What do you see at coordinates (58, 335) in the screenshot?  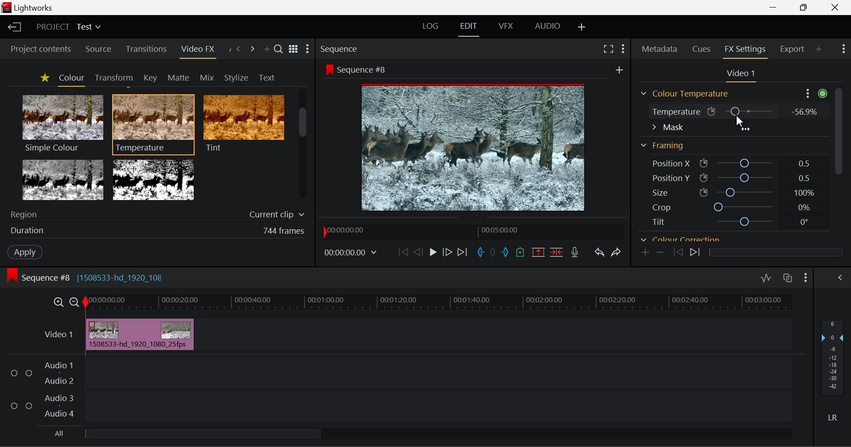 I see `Video 1` at bounding box center [58, 335].